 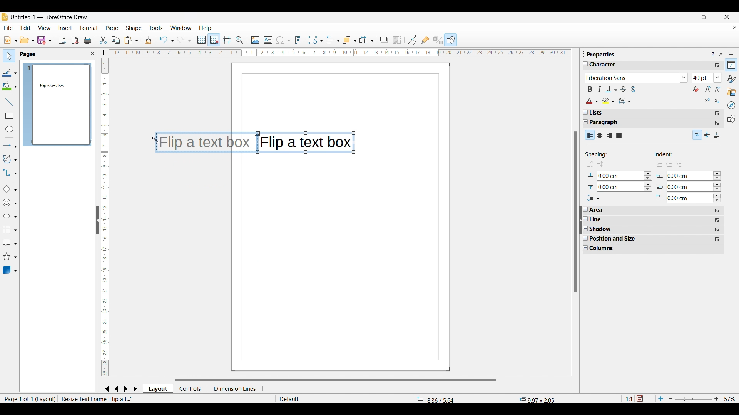 I want to click on Line property, so click(x=610, y=219).